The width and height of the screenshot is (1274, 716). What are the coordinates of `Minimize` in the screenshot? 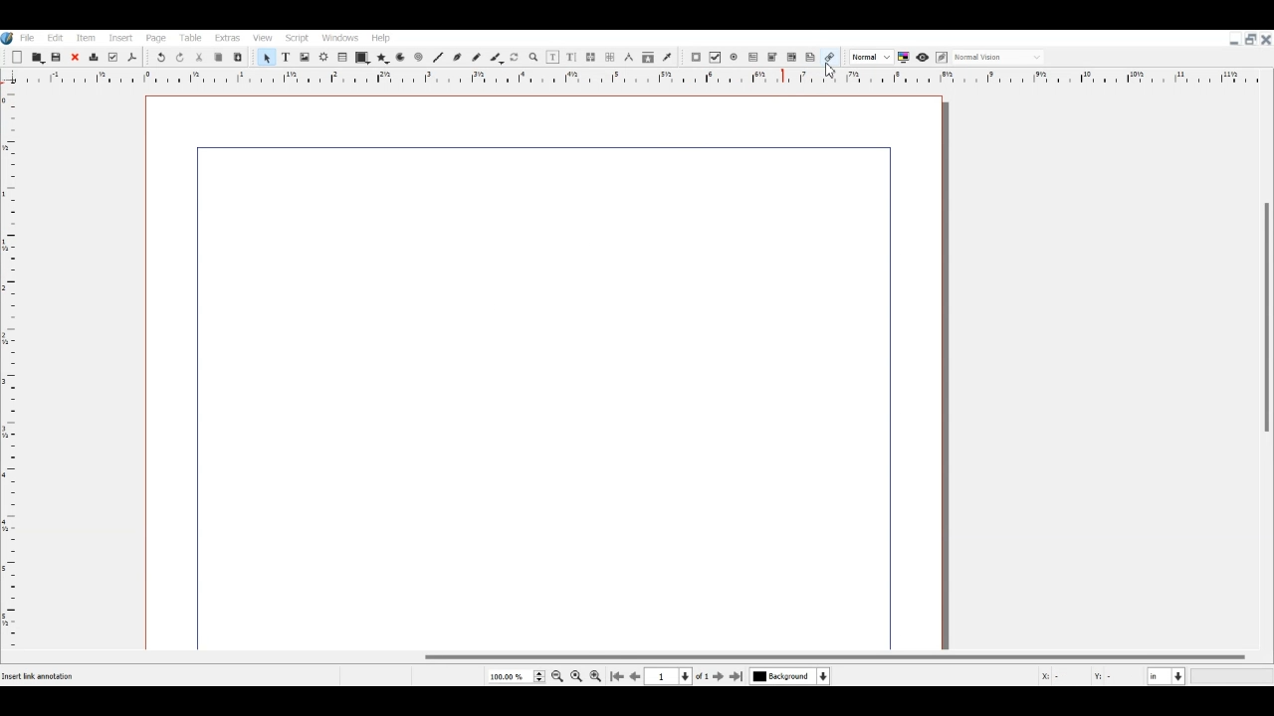 It's located at (1234, 40).